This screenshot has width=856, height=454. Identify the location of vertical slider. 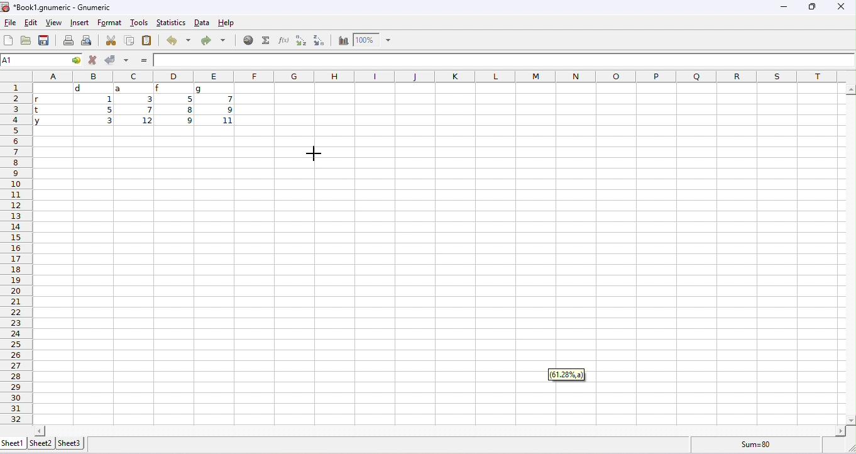
(850, 253).